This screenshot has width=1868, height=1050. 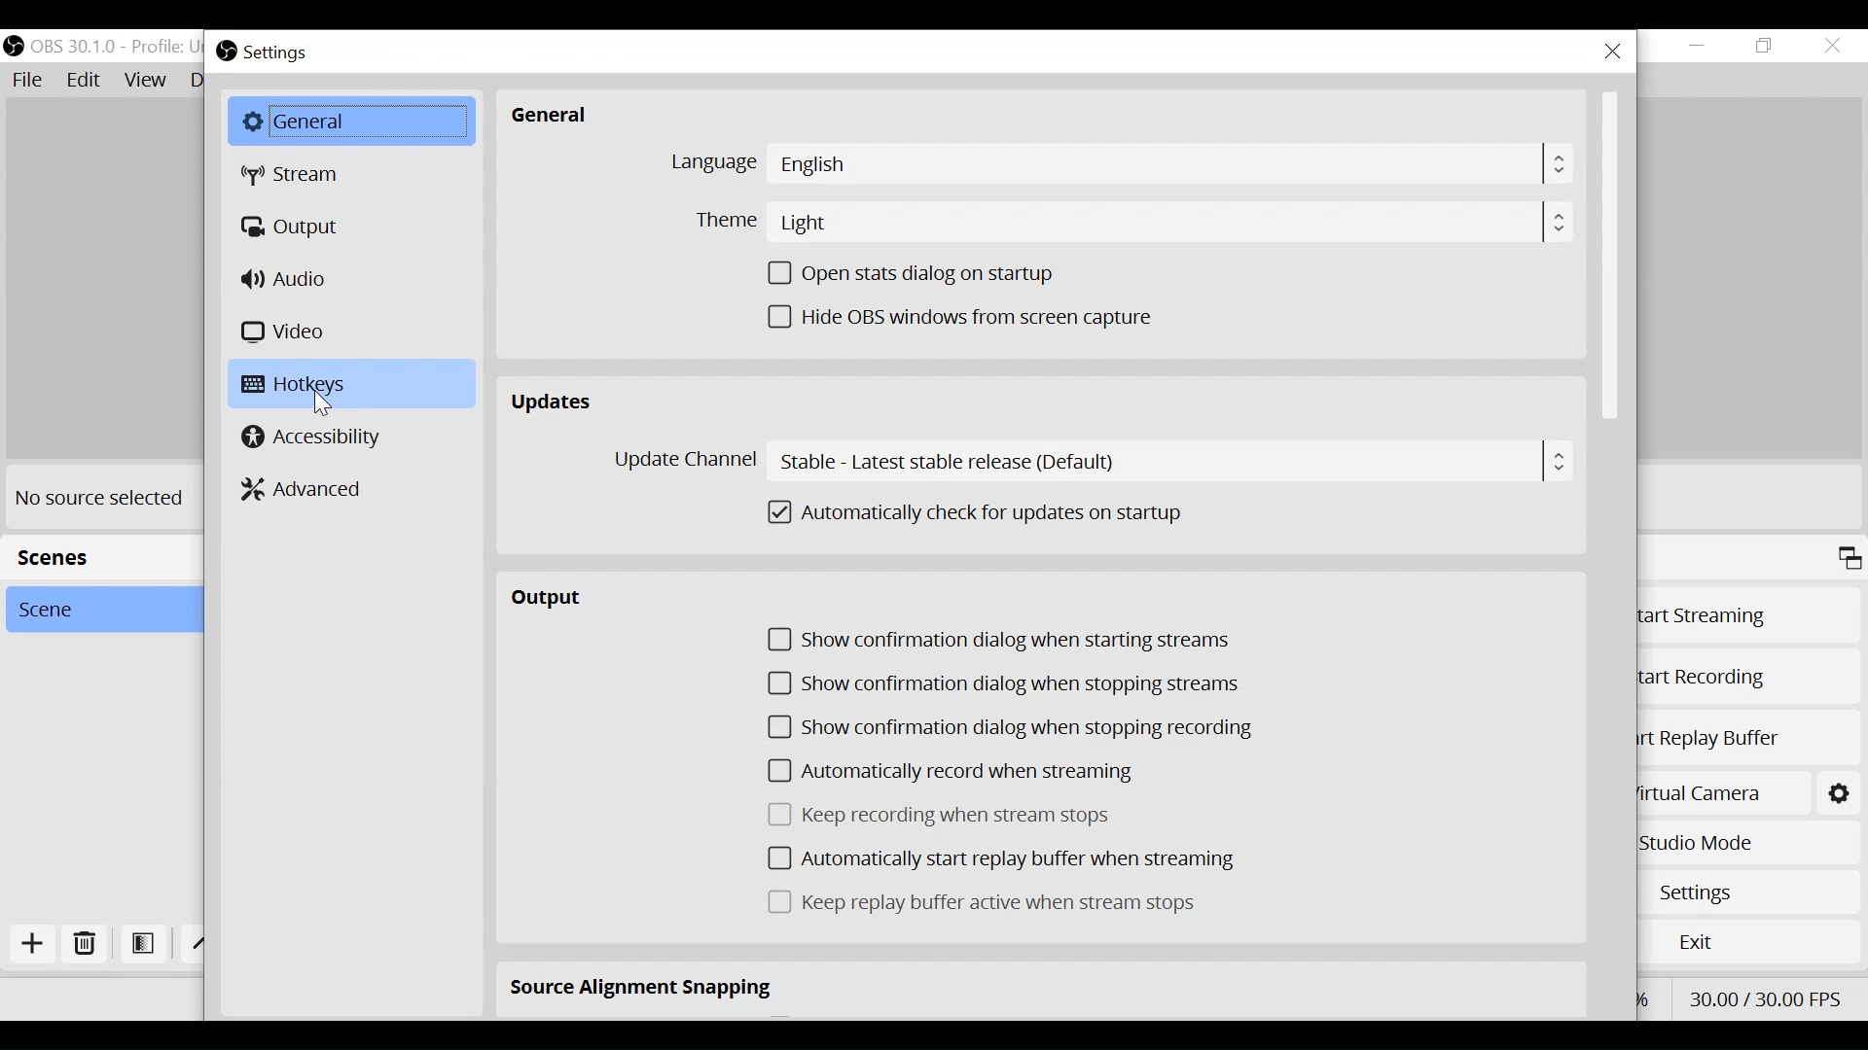 I want to click on (un)check Hide OBS Window screen capture, so click(x=965, y=318).